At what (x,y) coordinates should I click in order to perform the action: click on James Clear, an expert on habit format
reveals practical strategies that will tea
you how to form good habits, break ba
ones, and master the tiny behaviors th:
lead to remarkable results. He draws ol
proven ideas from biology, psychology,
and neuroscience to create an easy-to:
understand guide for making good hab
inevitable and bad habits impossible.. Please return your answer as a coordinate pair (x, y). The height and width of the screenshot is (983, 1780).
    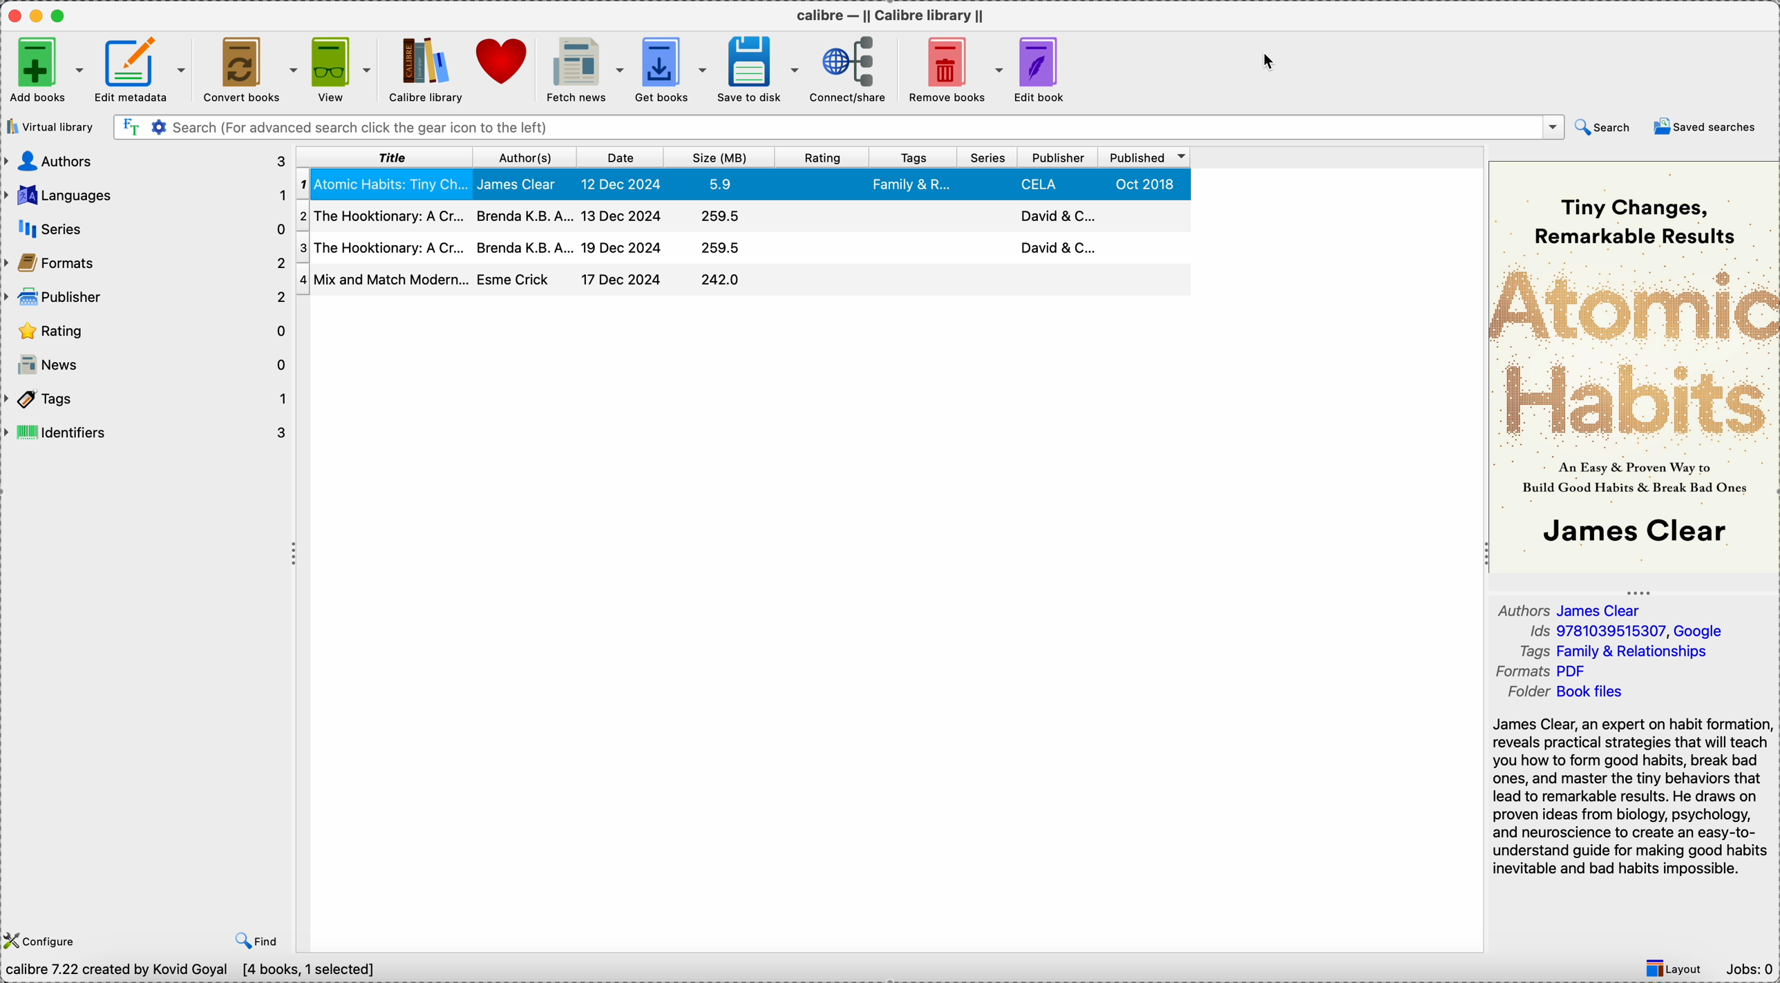
    Looking at the image, I should click on (1627, 794).